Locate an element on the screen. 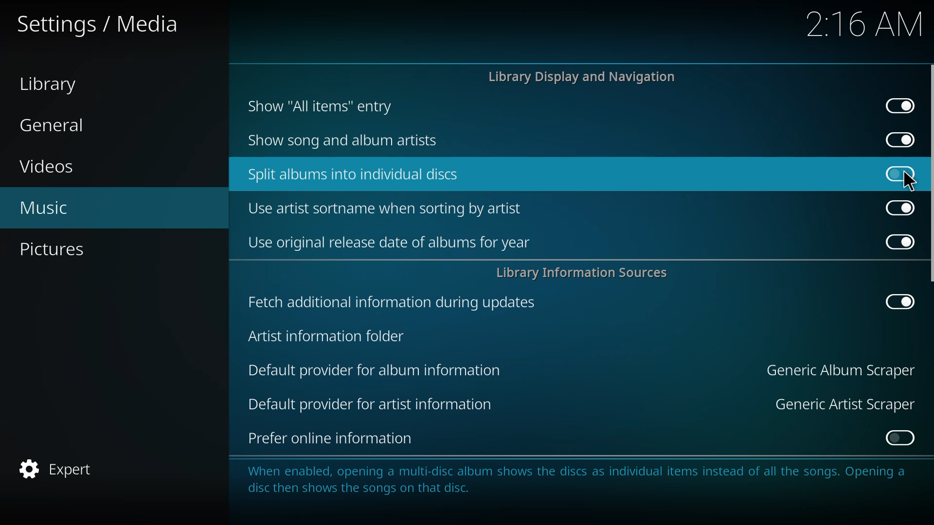 This screenshot has width=934, height=525. show all items entry is located at coordinates (318, 106).